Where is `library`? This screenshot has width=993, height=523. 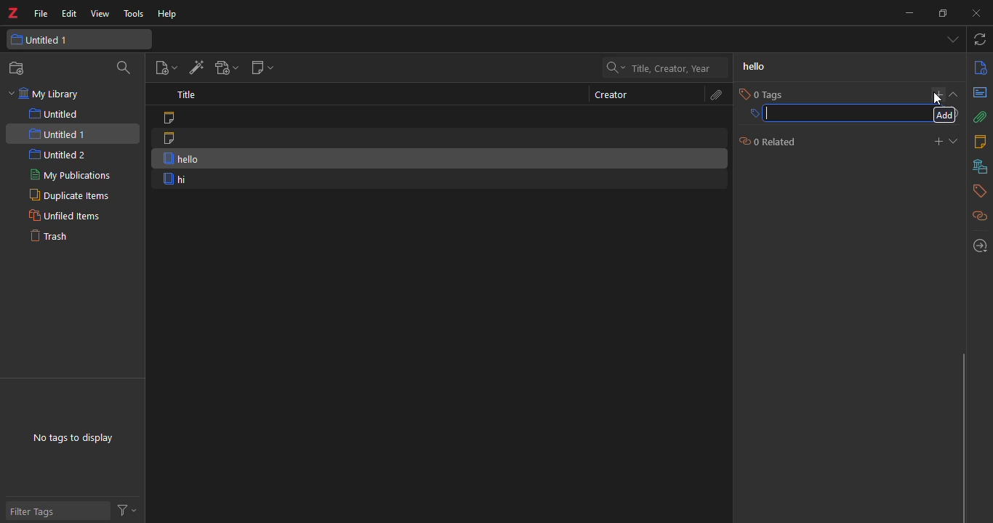
library is located at coordinates (978, 166).